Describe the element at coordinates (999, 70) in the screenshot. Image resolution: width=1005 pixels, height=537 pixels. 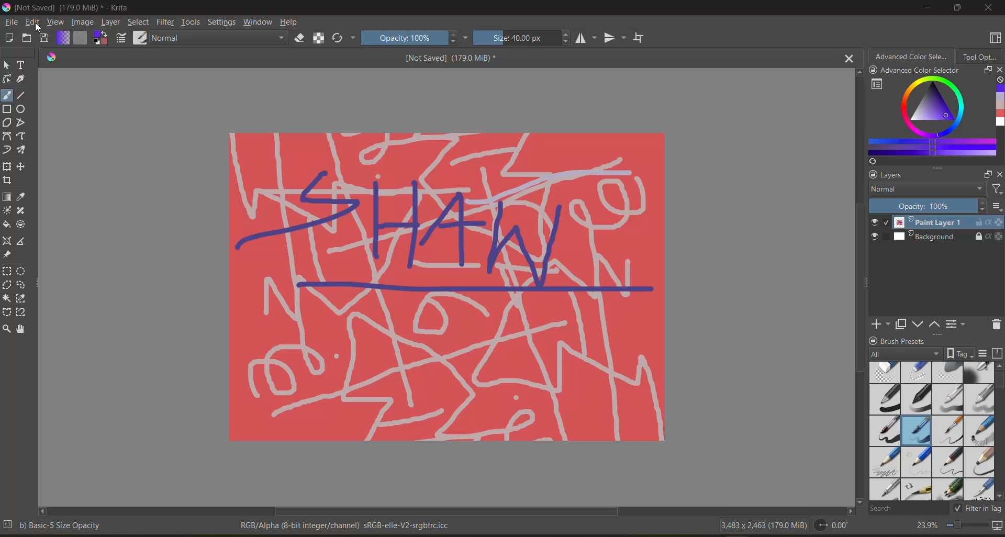
I see `close docker` at that location.